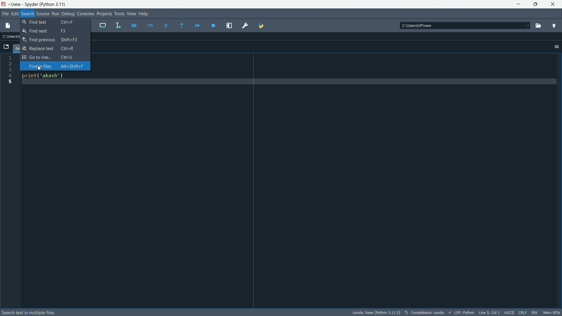 The image size is (562, 316). I want to click on Preferences, so click(244, 27).